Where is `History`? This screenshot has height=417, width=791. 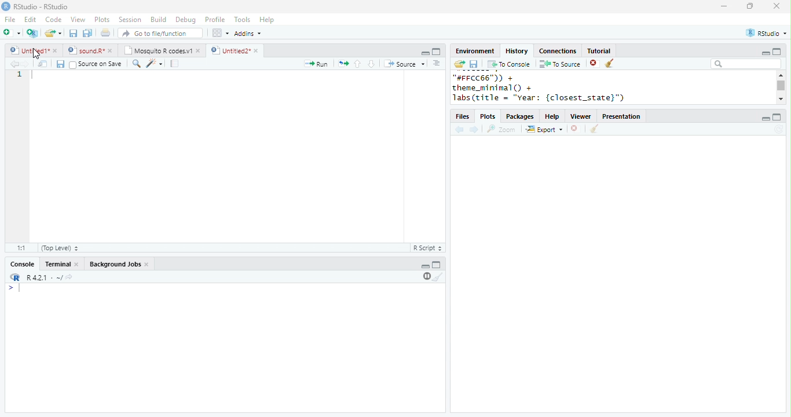
History is located at coordinates (517, 51).